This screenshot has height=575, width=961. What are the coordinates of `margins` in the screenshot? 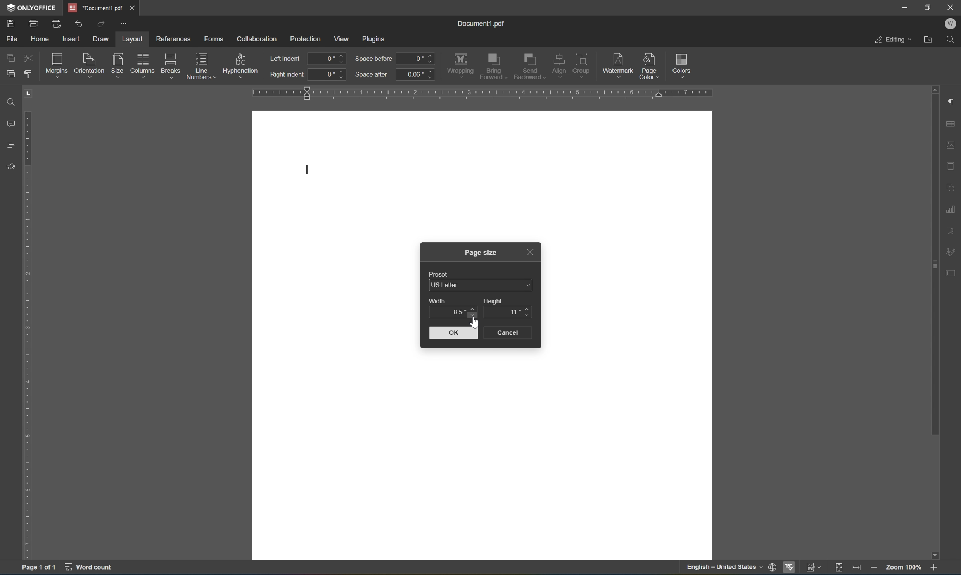 It's located at (56, 64).